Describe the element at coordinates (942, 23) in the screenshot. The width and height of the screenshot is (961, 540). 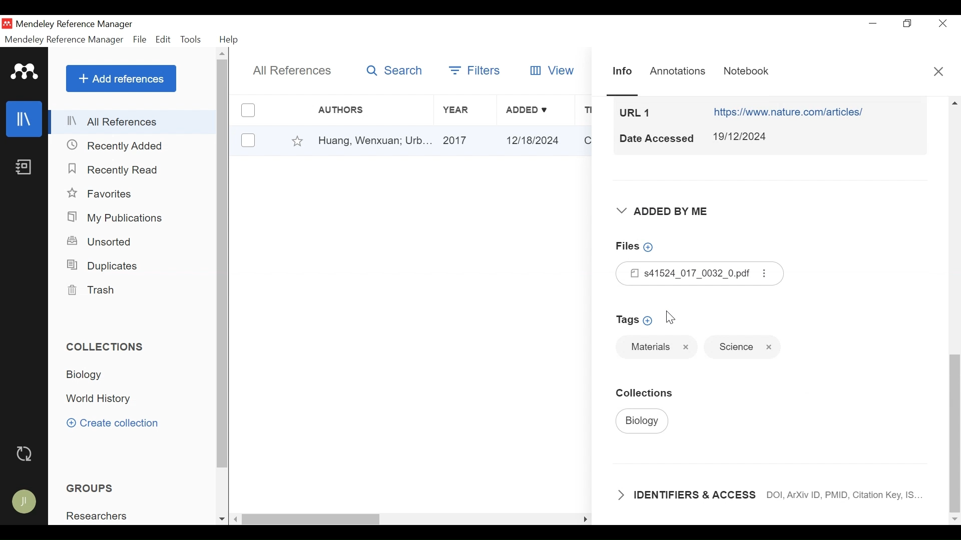
I see `Close` at that location.